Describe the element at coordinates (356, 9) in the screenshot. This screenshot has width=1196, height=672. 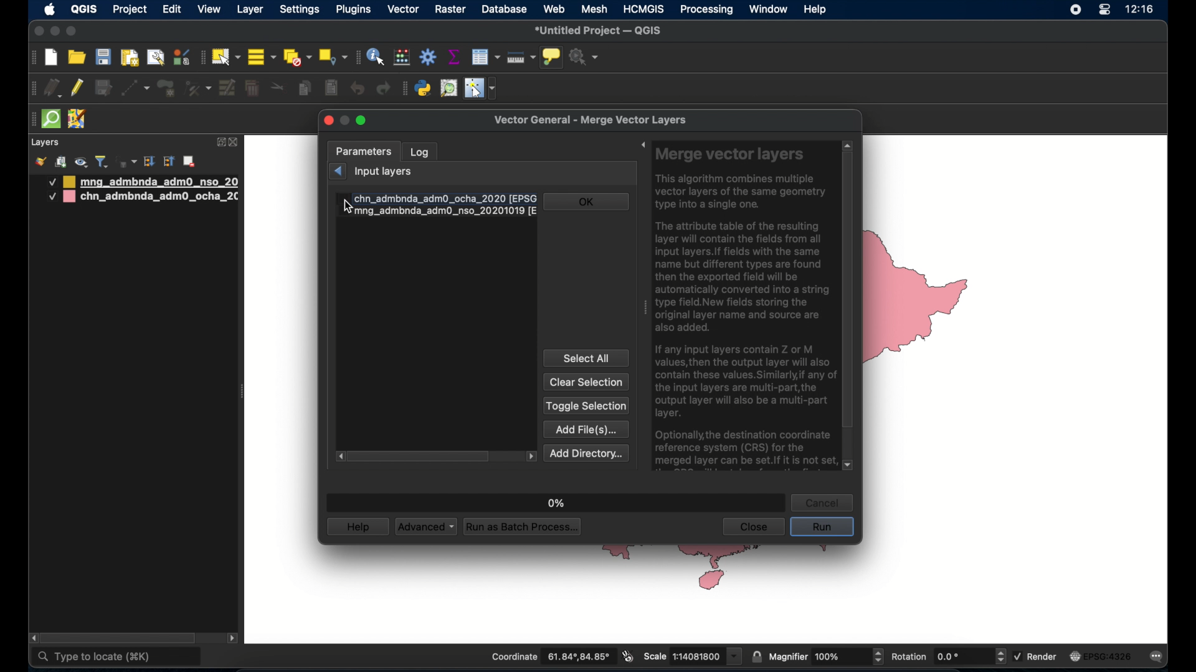
I see `plugins` at that location.